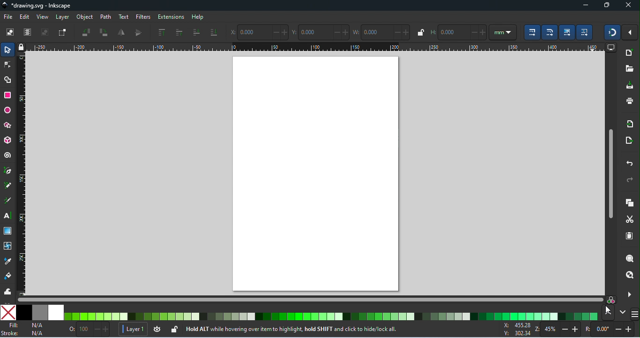  I want to click on spiral, so click(8, 154).